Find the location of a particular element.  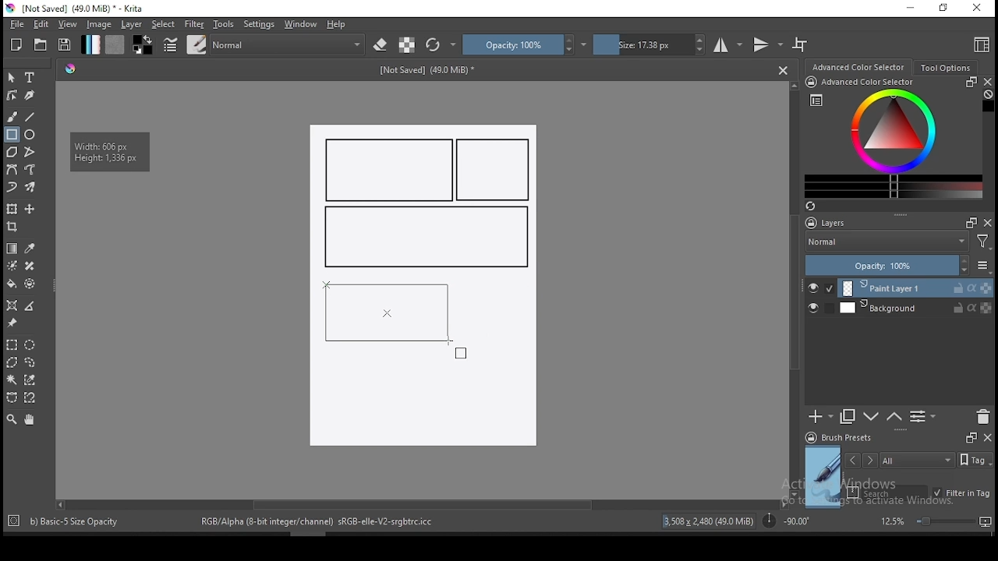

new rectangle is located at coordinates (496, 171).